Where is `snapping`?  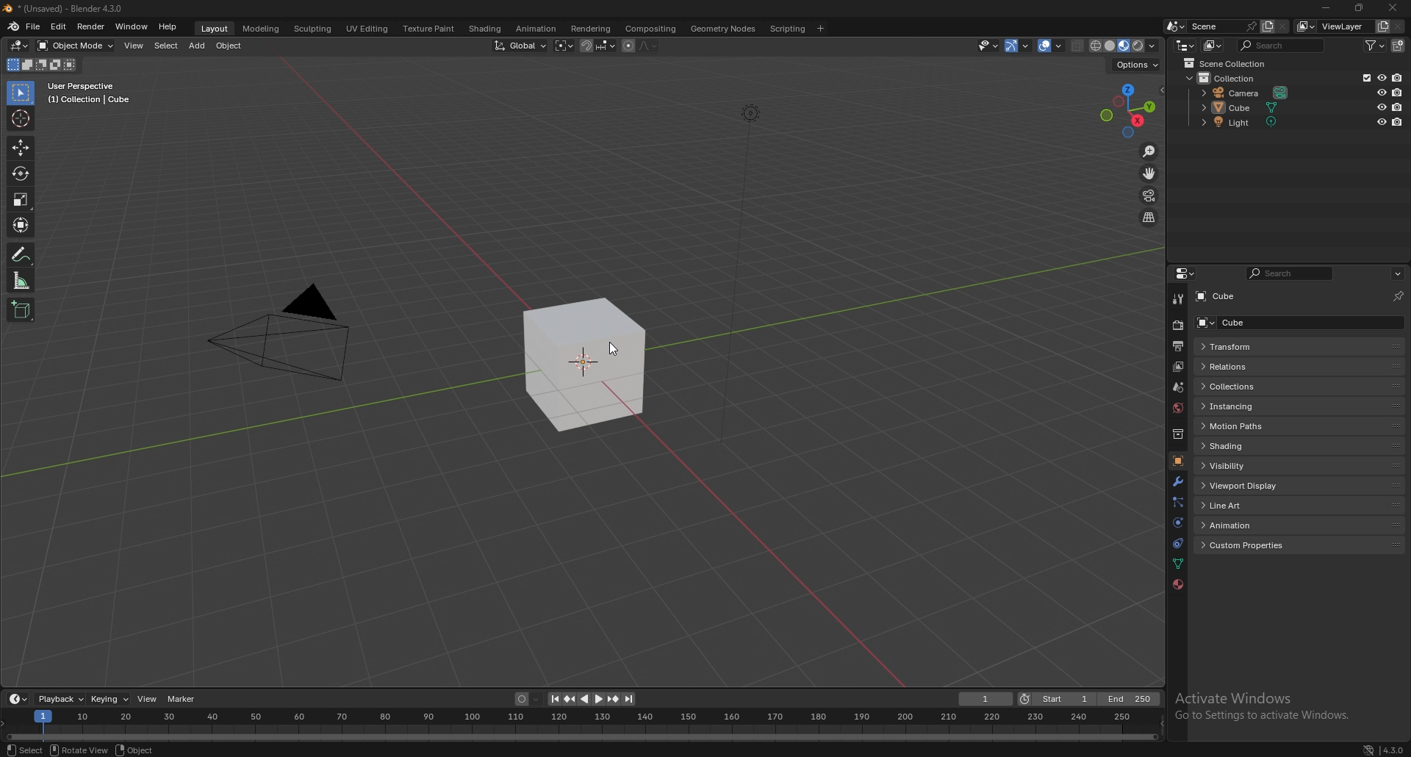
snapping is located at coordinates (598, 46).